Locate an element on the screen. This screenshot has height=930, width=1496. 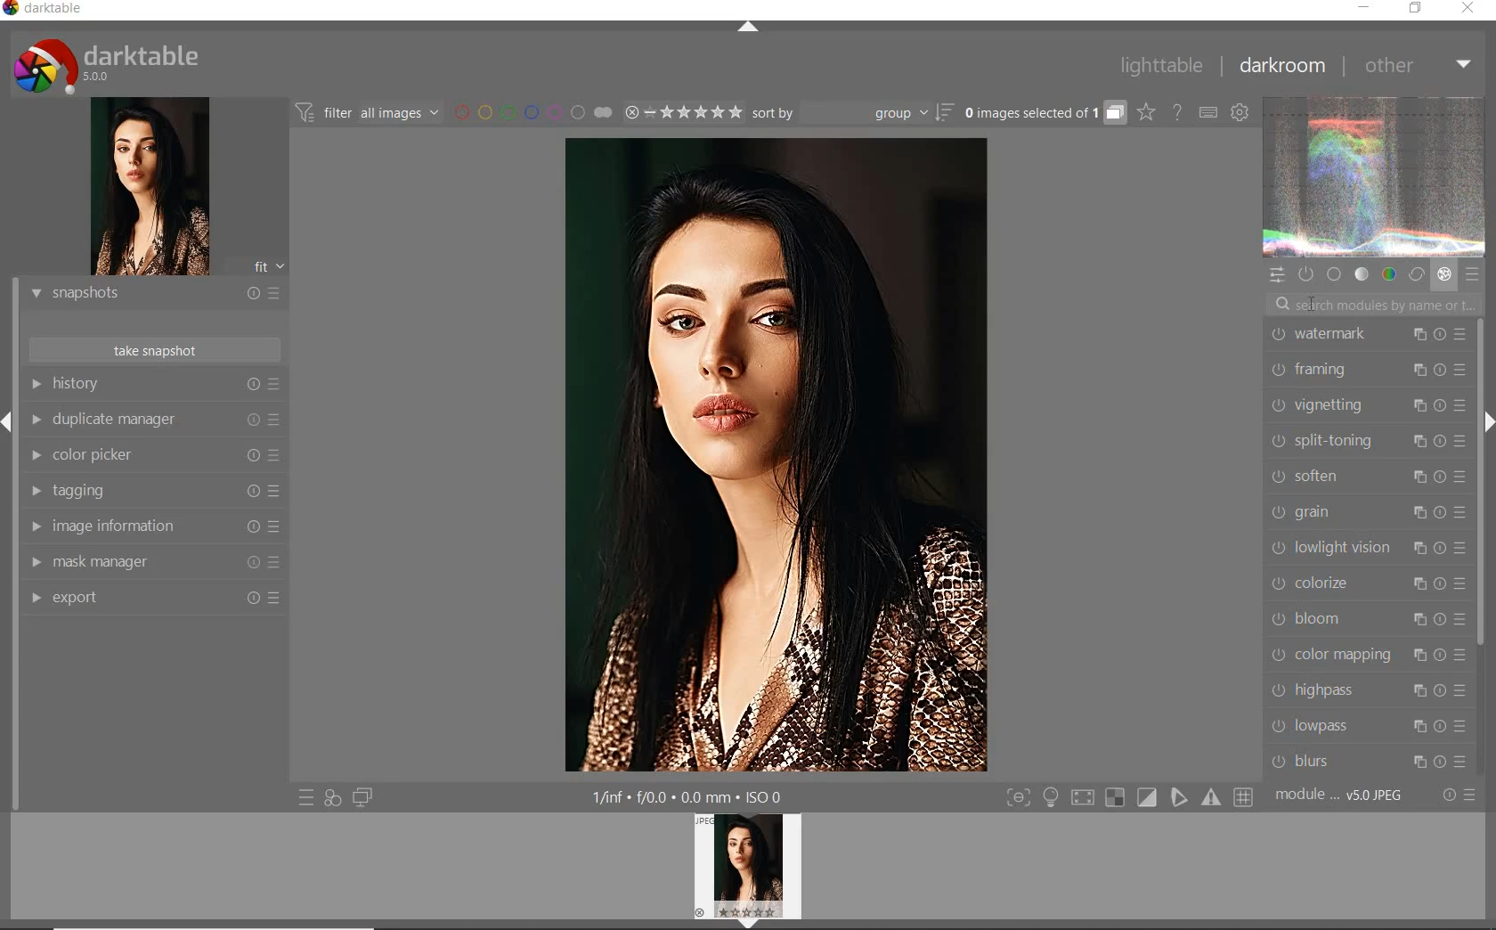
LOWPASS is located at coordinates (1367, 724).